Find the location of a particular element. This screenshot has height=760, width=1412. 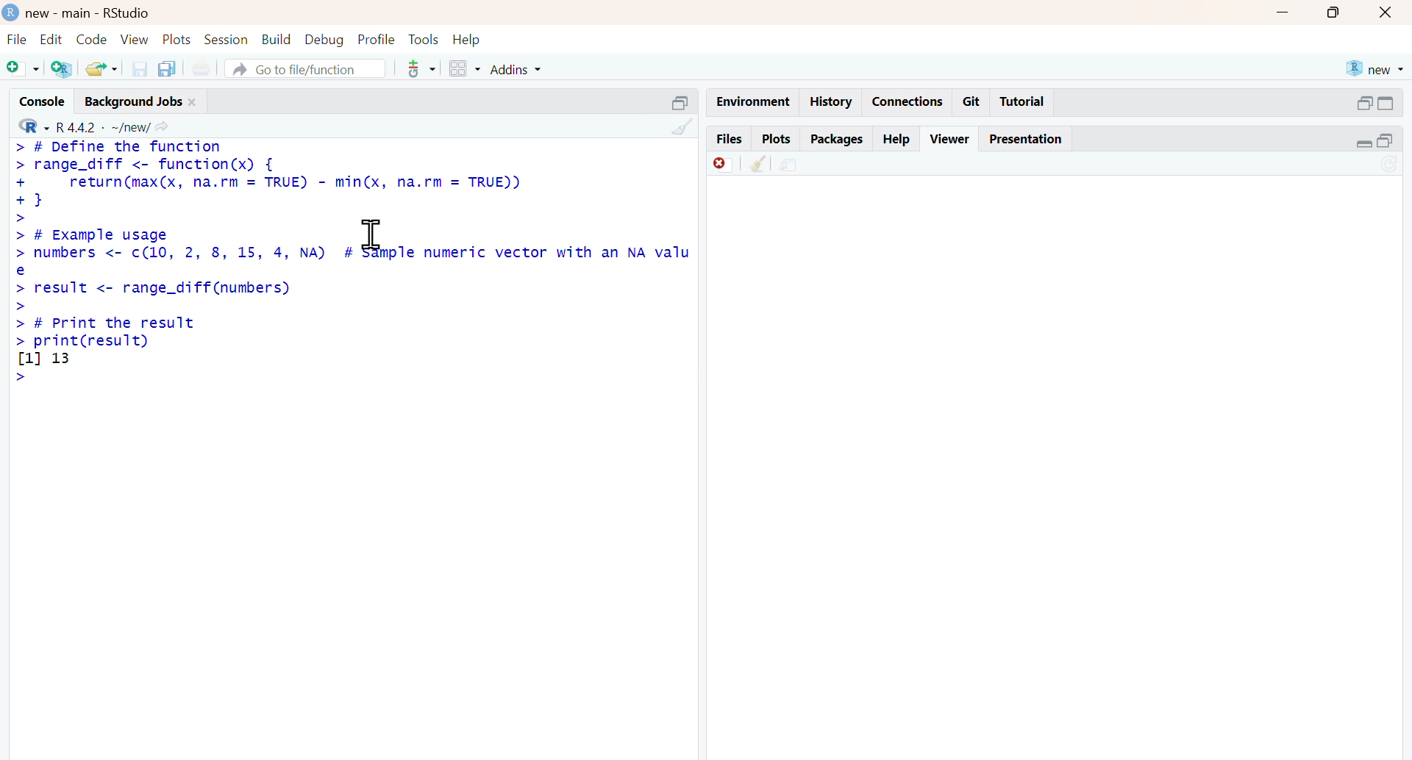

minimise is located at coordinates (1283, 12).